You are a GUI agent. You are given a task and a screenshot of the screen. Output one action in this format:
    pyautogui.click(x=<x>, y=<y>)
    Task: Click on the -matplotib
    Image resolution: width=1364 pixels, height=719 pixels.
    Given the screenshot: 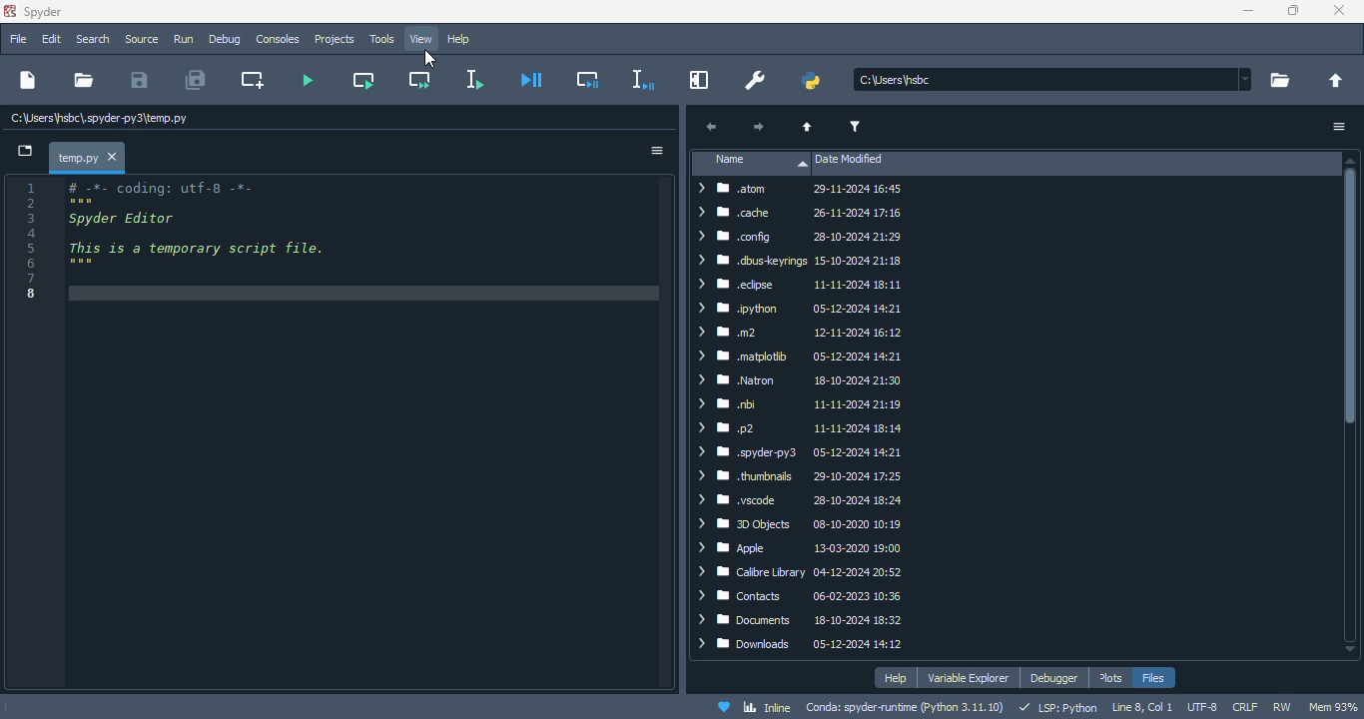 What is the action you would take?
    pyautogui.click(x=800, y=355)
    